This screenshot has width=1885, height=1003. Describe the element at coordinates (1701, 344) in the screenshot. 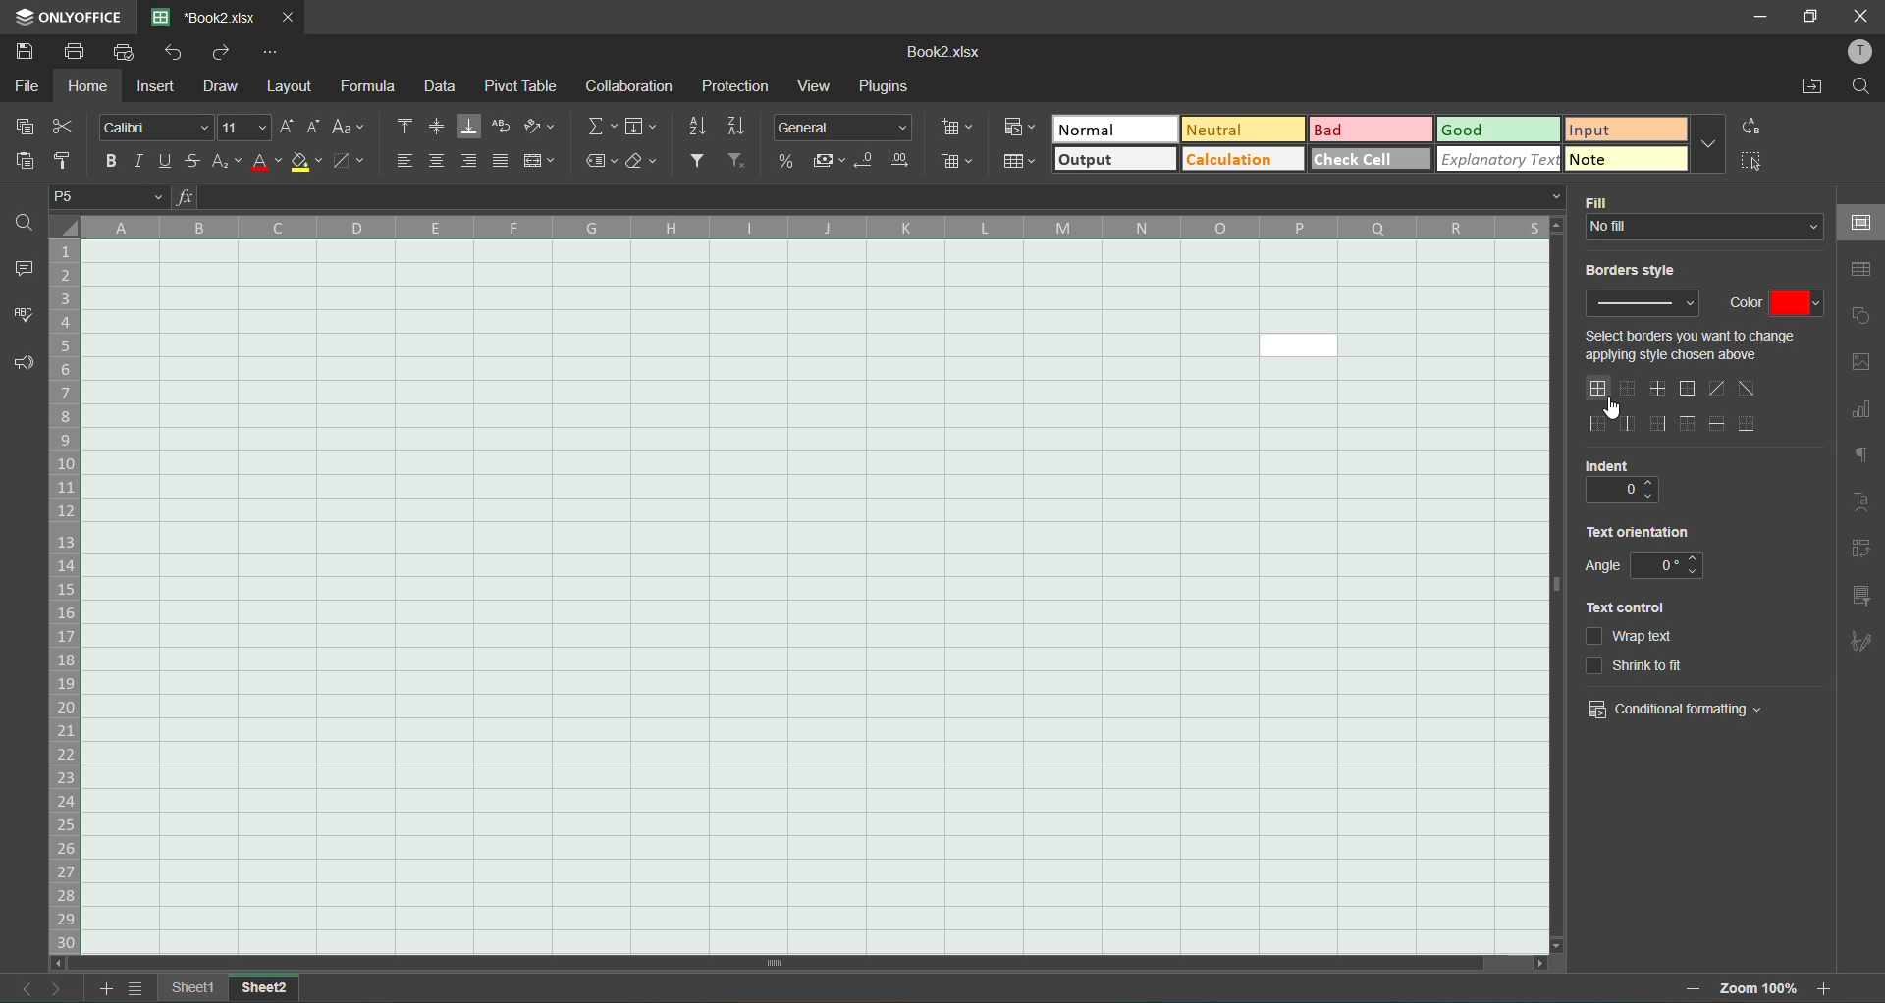

I see `Select borders you want to change applying style chosen above` at that location.